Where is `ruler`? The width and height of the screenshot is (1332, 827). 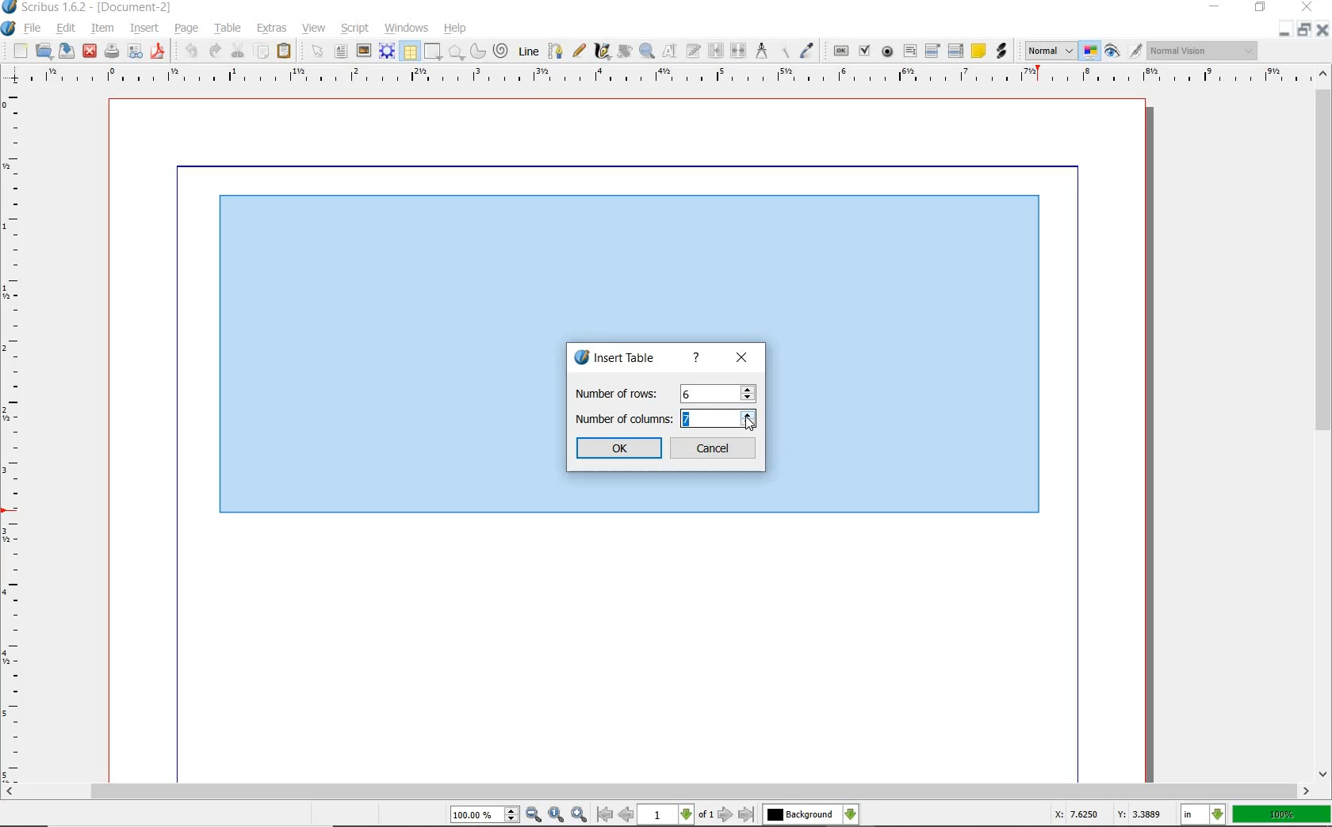 ruler is located at coordinates (14, 436).